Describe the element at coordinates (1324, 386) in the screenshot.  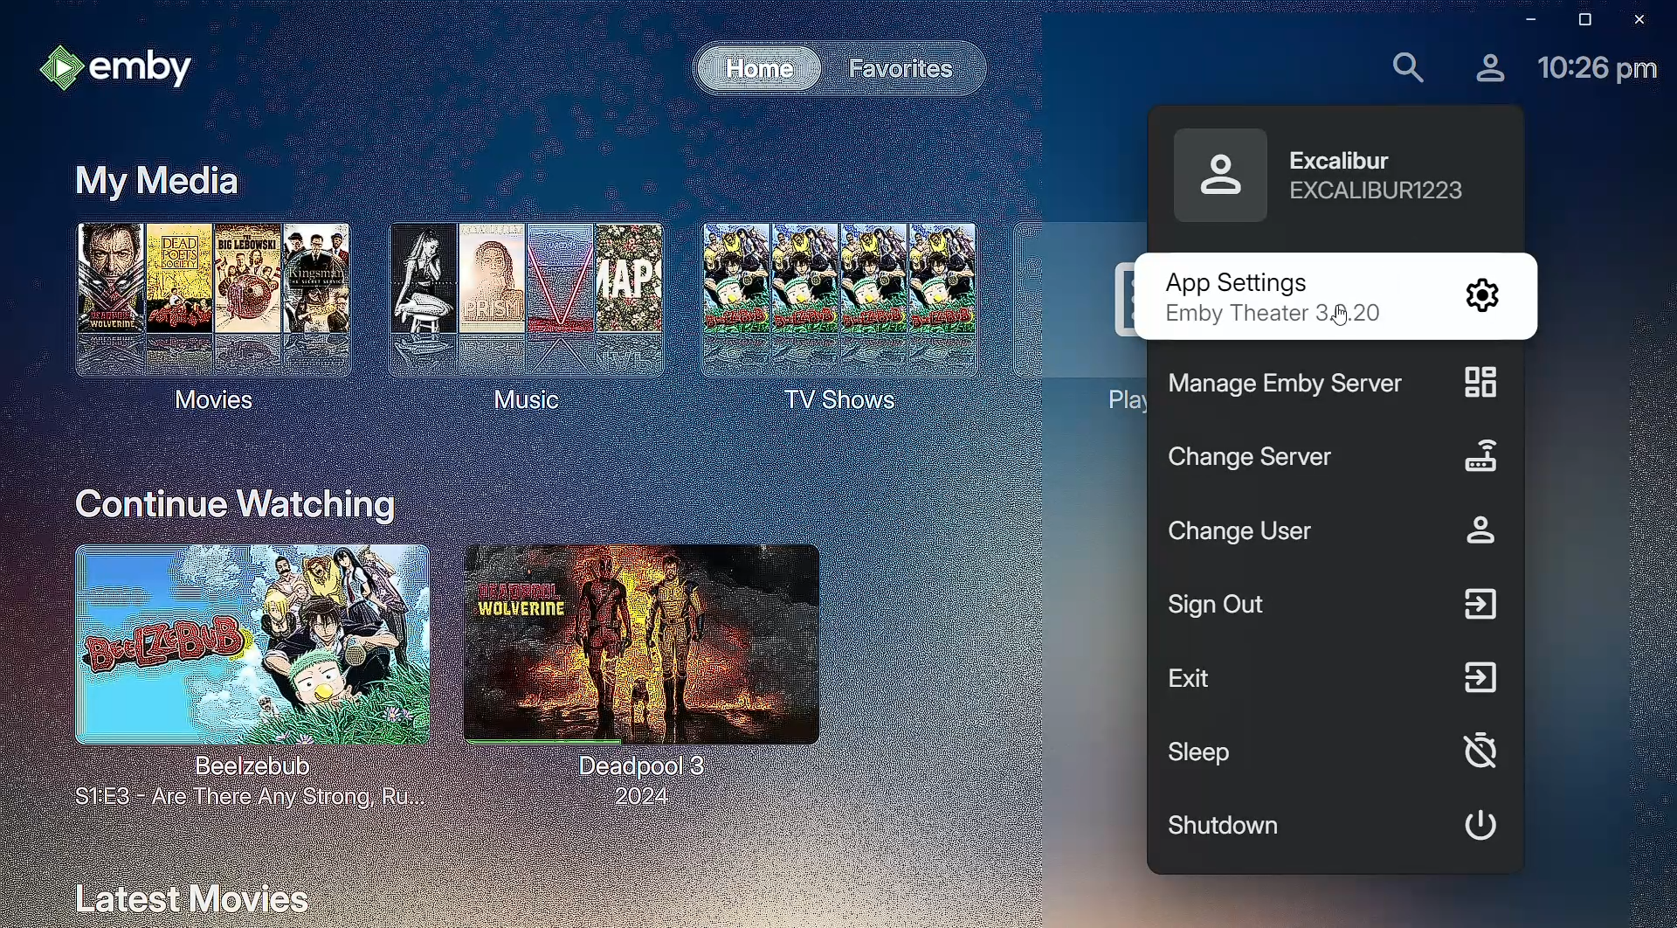
I see `Manage Emby Server` at that location.